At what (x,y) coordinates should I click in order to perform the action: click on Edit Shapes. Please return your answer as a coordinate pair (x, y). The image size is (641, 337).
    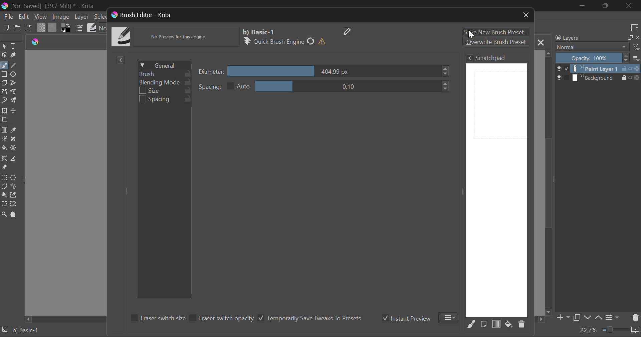
    Looking at the image, I should click on (4, 55).